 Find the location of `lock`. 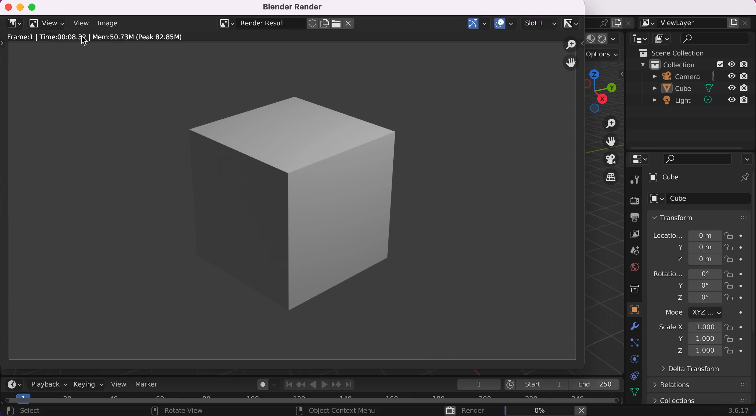

lock is located at coordinates (735, 258).